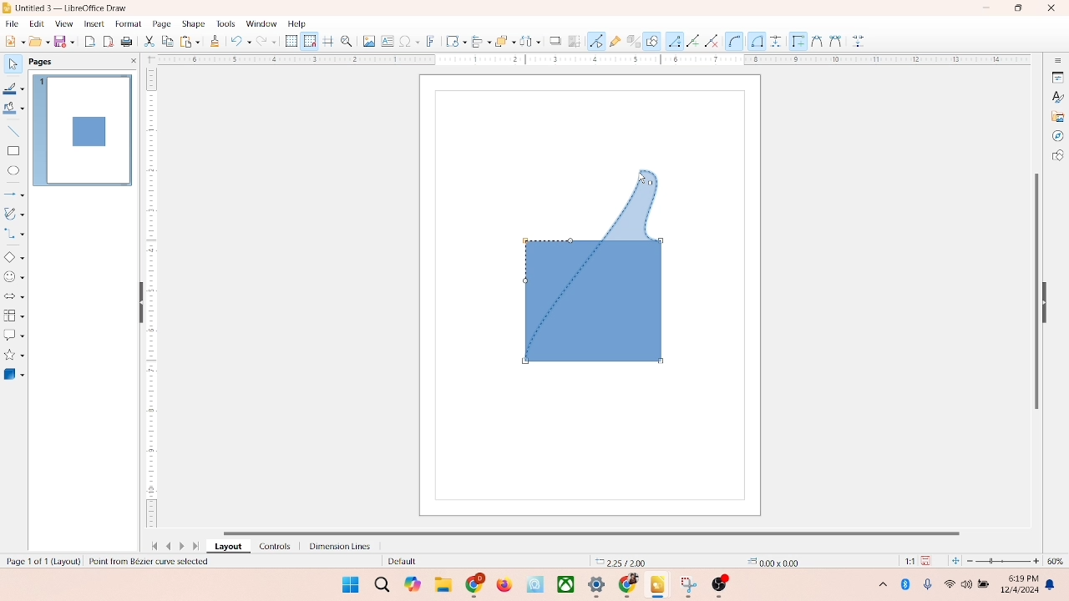  I want to click on close, so click(1047, 9).